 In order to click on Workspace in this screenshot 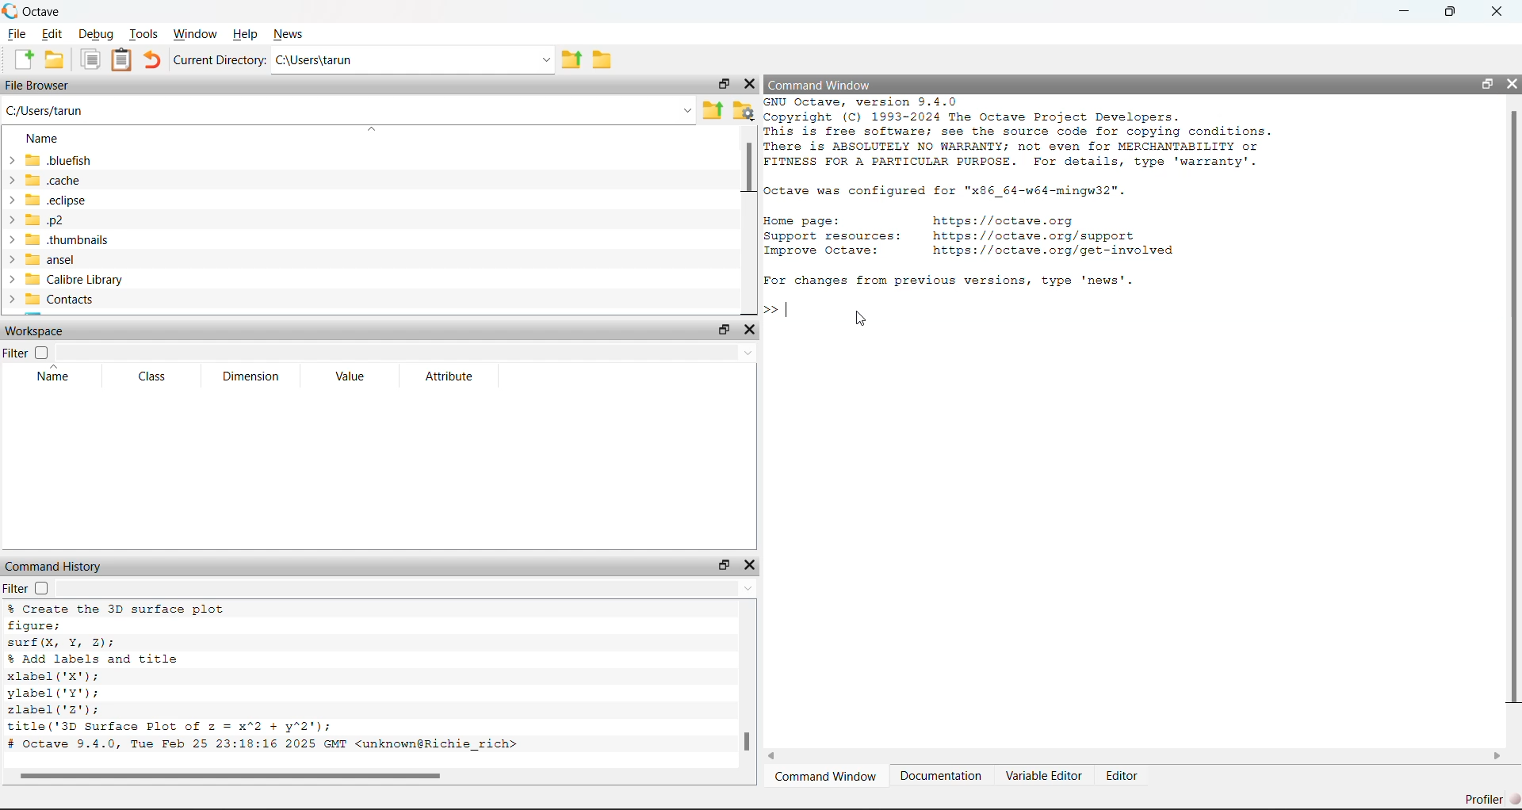, I will do `click(34, 330)`.